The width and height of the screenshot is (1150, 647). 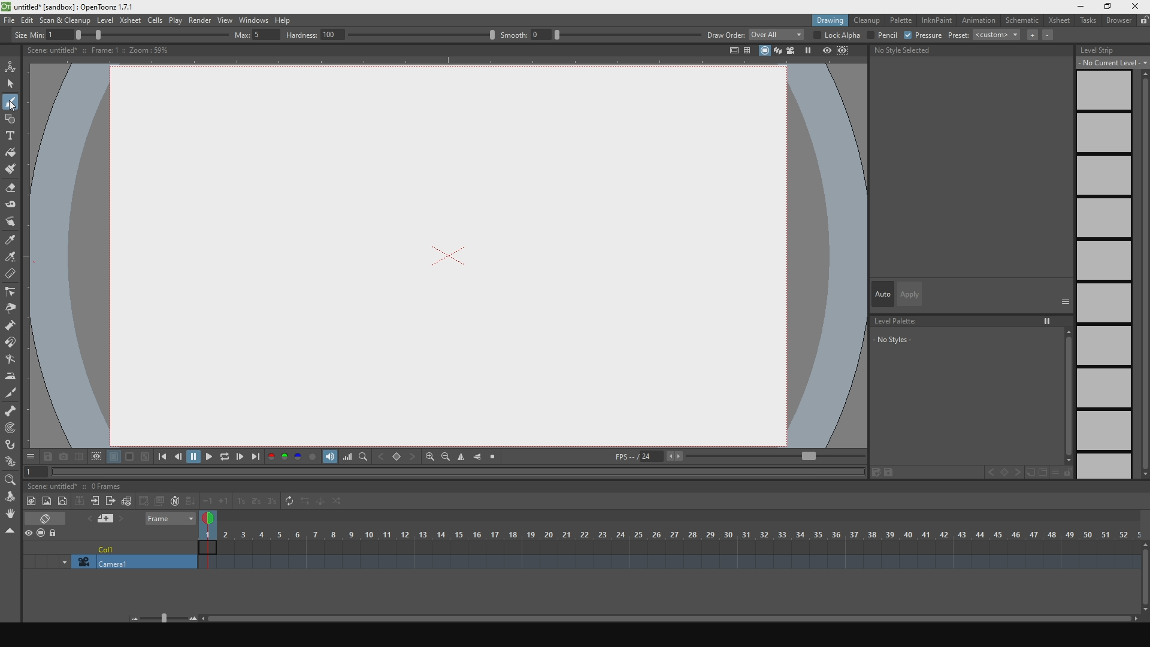 What do you see at coordinates (1136, 6) in the screenshot?
I see `close` at bounding box center [1136, 6].